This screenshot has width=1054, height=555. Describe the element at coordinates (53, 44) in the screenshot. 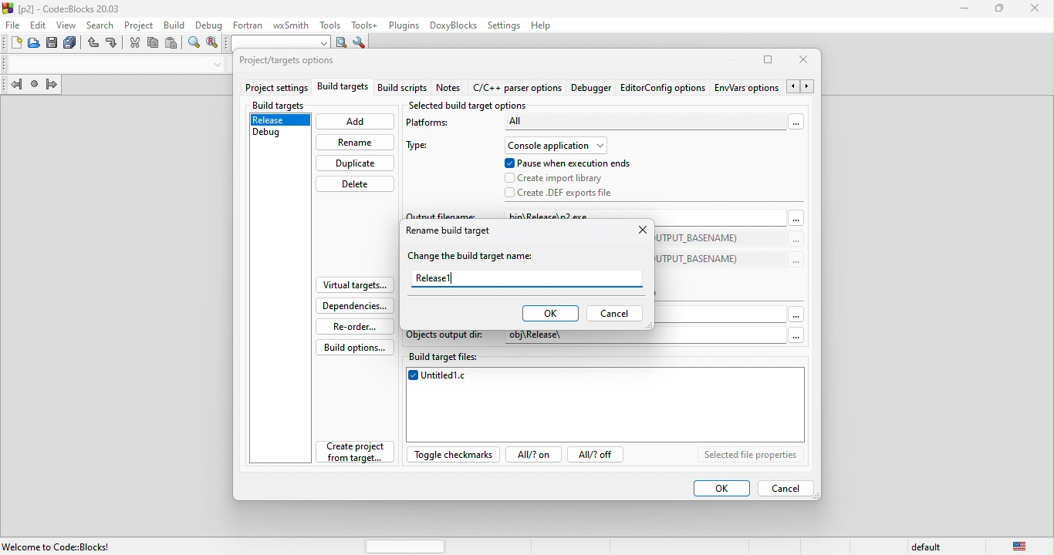

I see `save` at that location.